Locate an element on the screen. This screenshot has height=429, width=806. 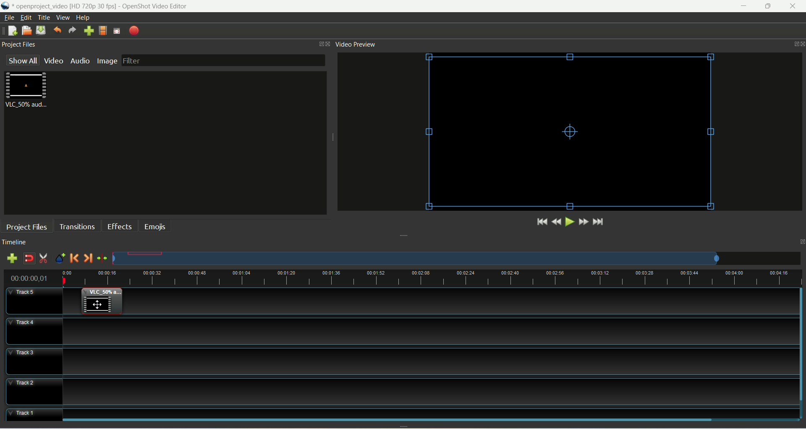
disable snapping is located at coordinates (29, 258).